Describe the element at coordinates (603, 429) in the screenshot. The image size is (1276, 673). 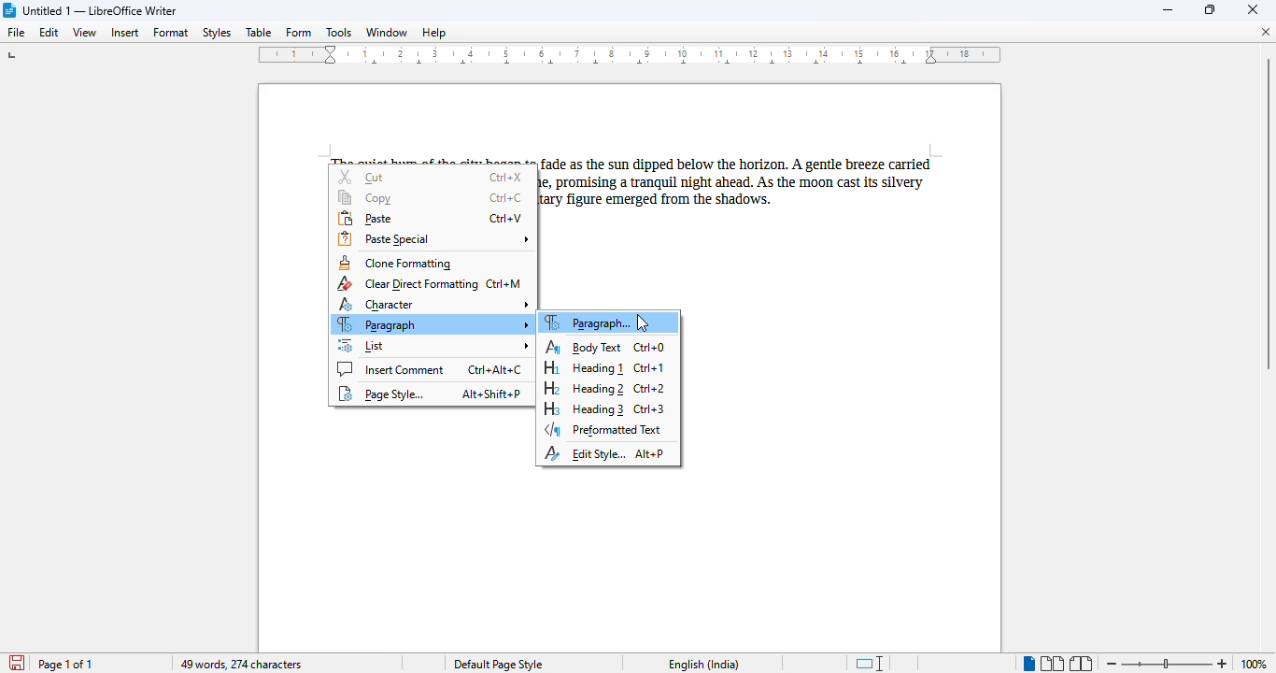
I see `preformatted text` at that location.